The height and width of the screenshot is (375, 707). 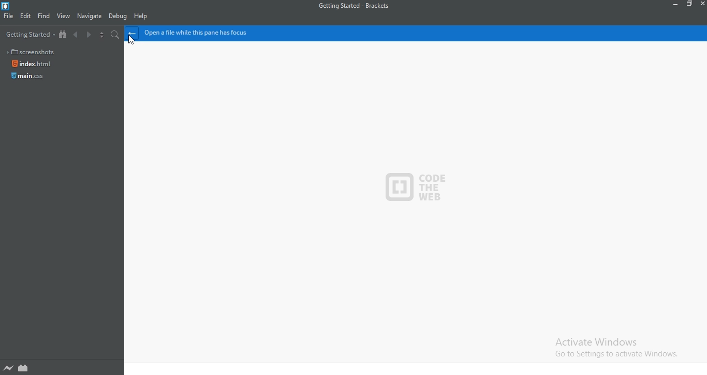 What do you see at coordinates (9, 368) in the screenshot?
I see `Live preview` at bounding box center [9, 368].